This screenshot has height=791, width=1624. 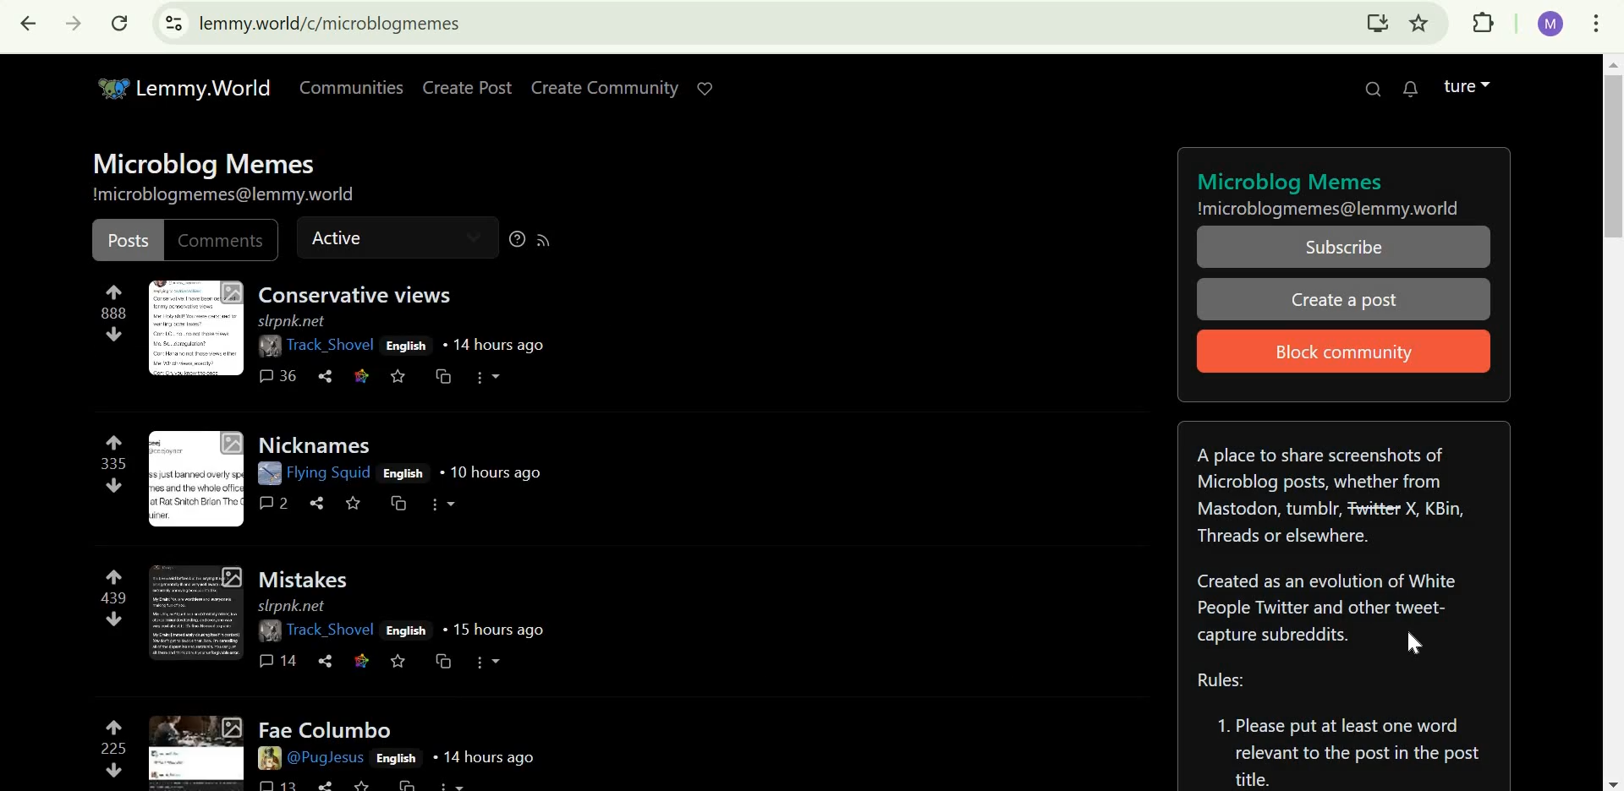 I want to click on user id, so click(x=1552, y=29).